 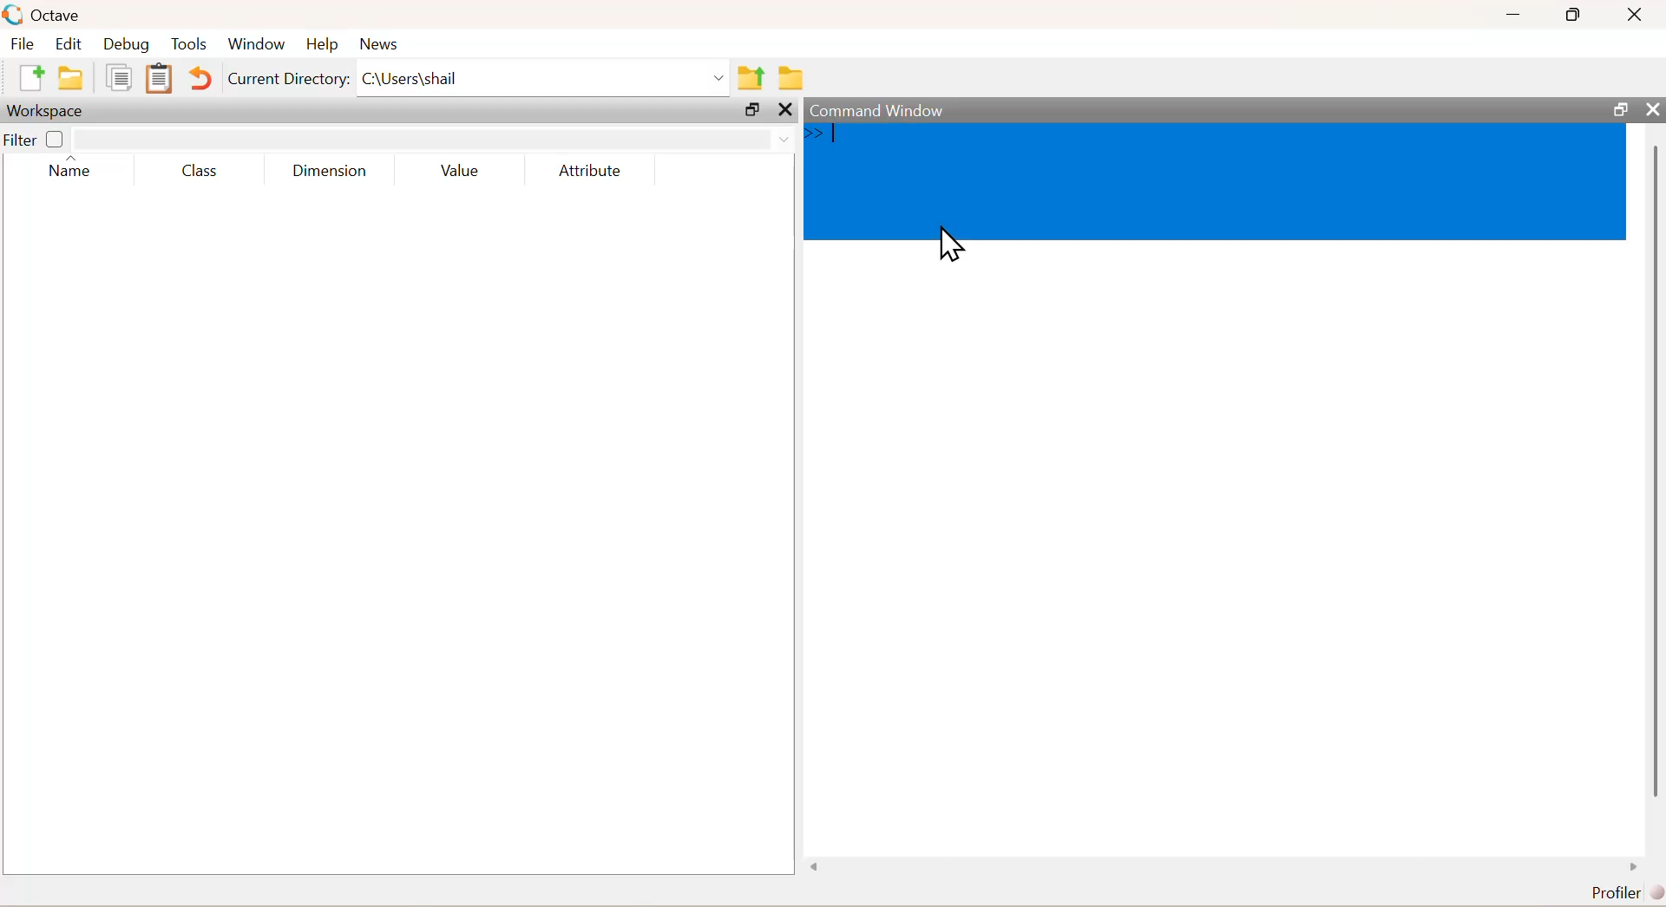 I want to click on file, so click(x=23, y=42).